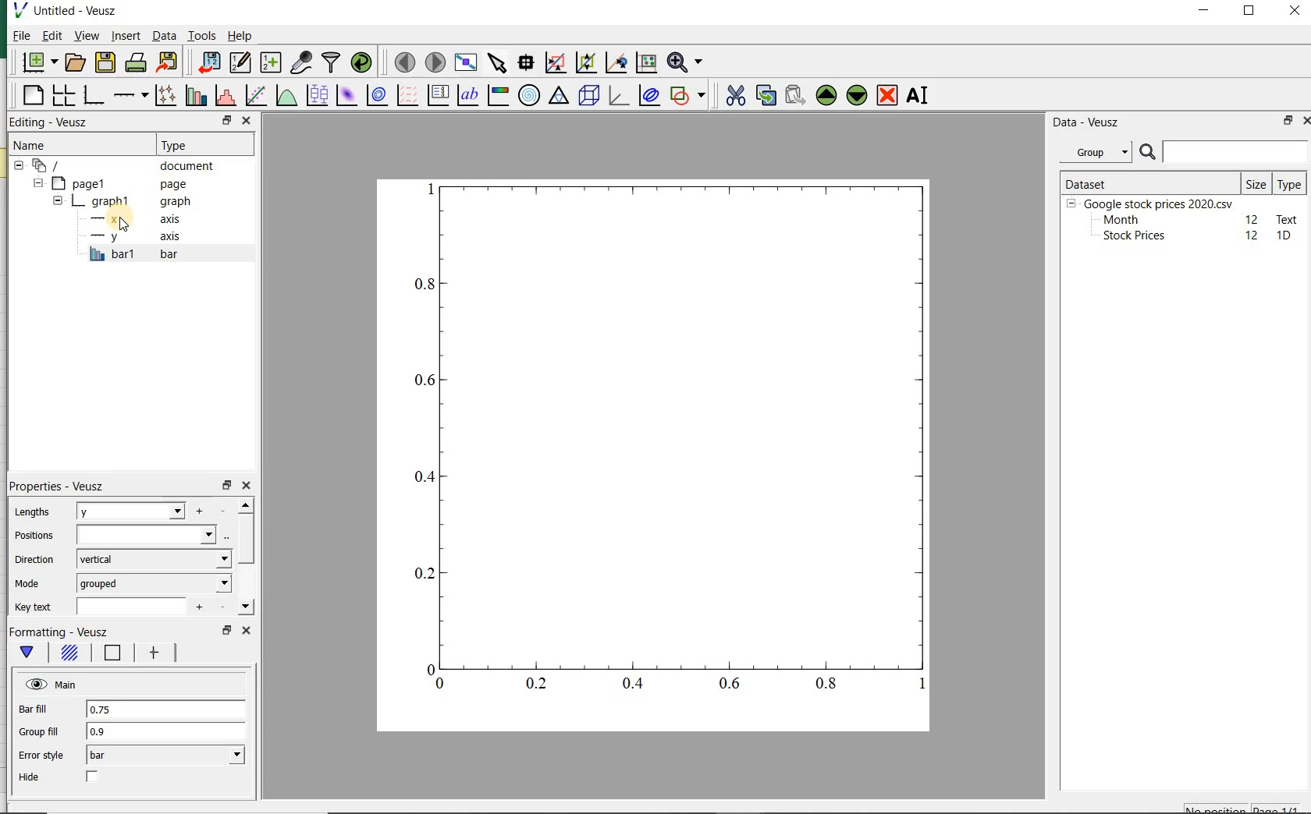 The image size is (1311, 814). I want to click on reload linked datasets, so click(364, 63).